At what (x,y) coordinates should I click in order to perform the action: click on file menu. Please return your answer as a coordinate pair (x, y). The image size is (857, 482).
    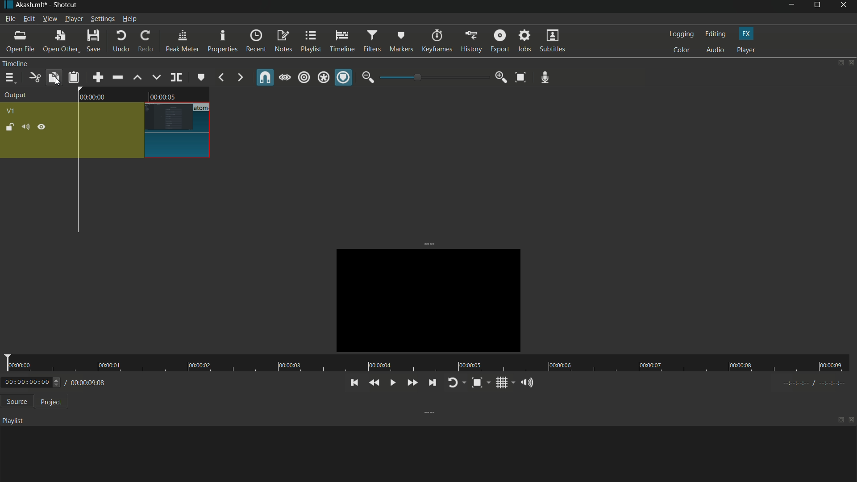
    Looking at the image, I should click on (10, 19).